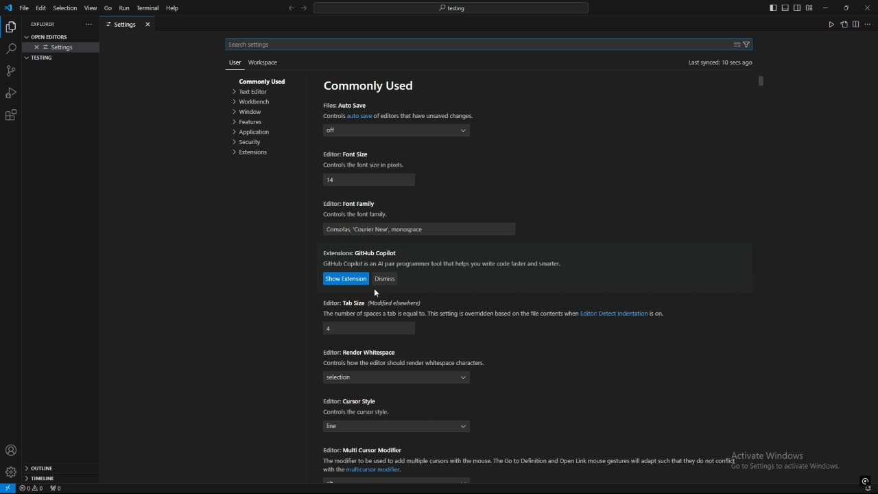 The image size is (878, 494). I want to click on search, so click(10, 49).